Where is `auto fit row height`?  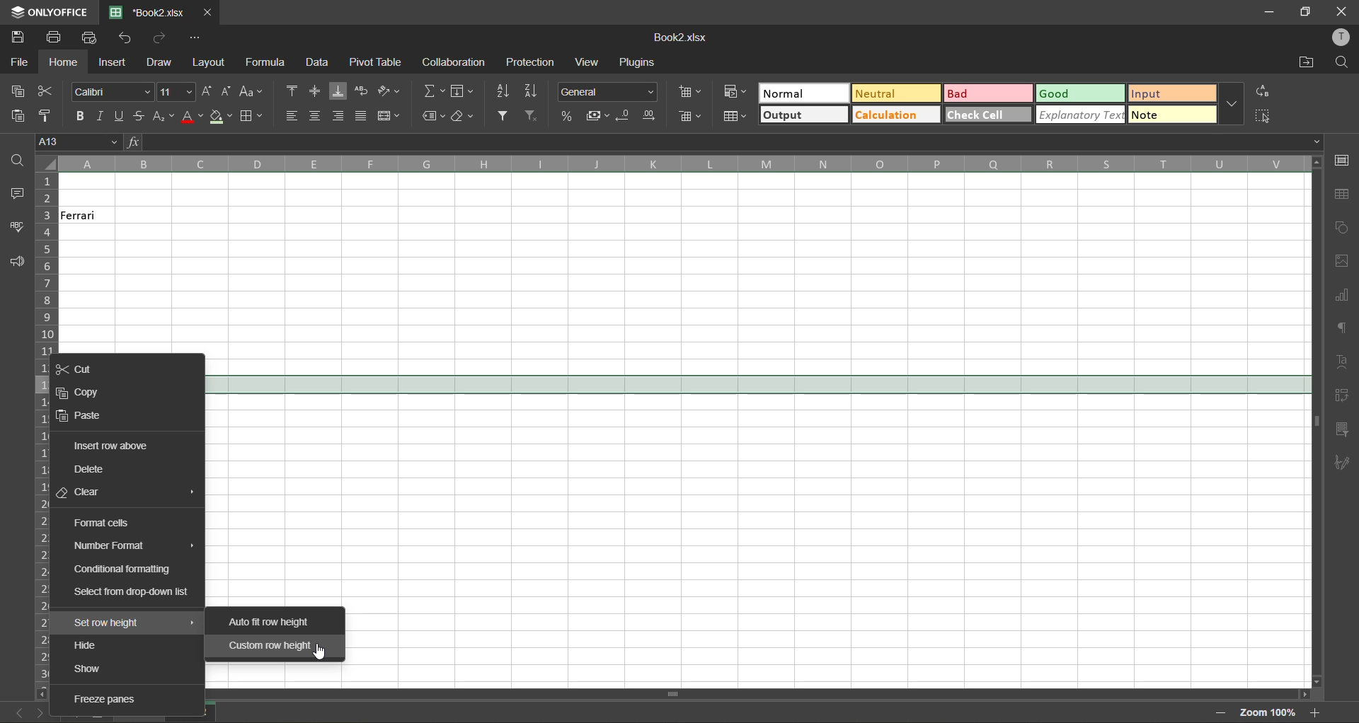
auto fit row height is located at coordinates (271, 621).